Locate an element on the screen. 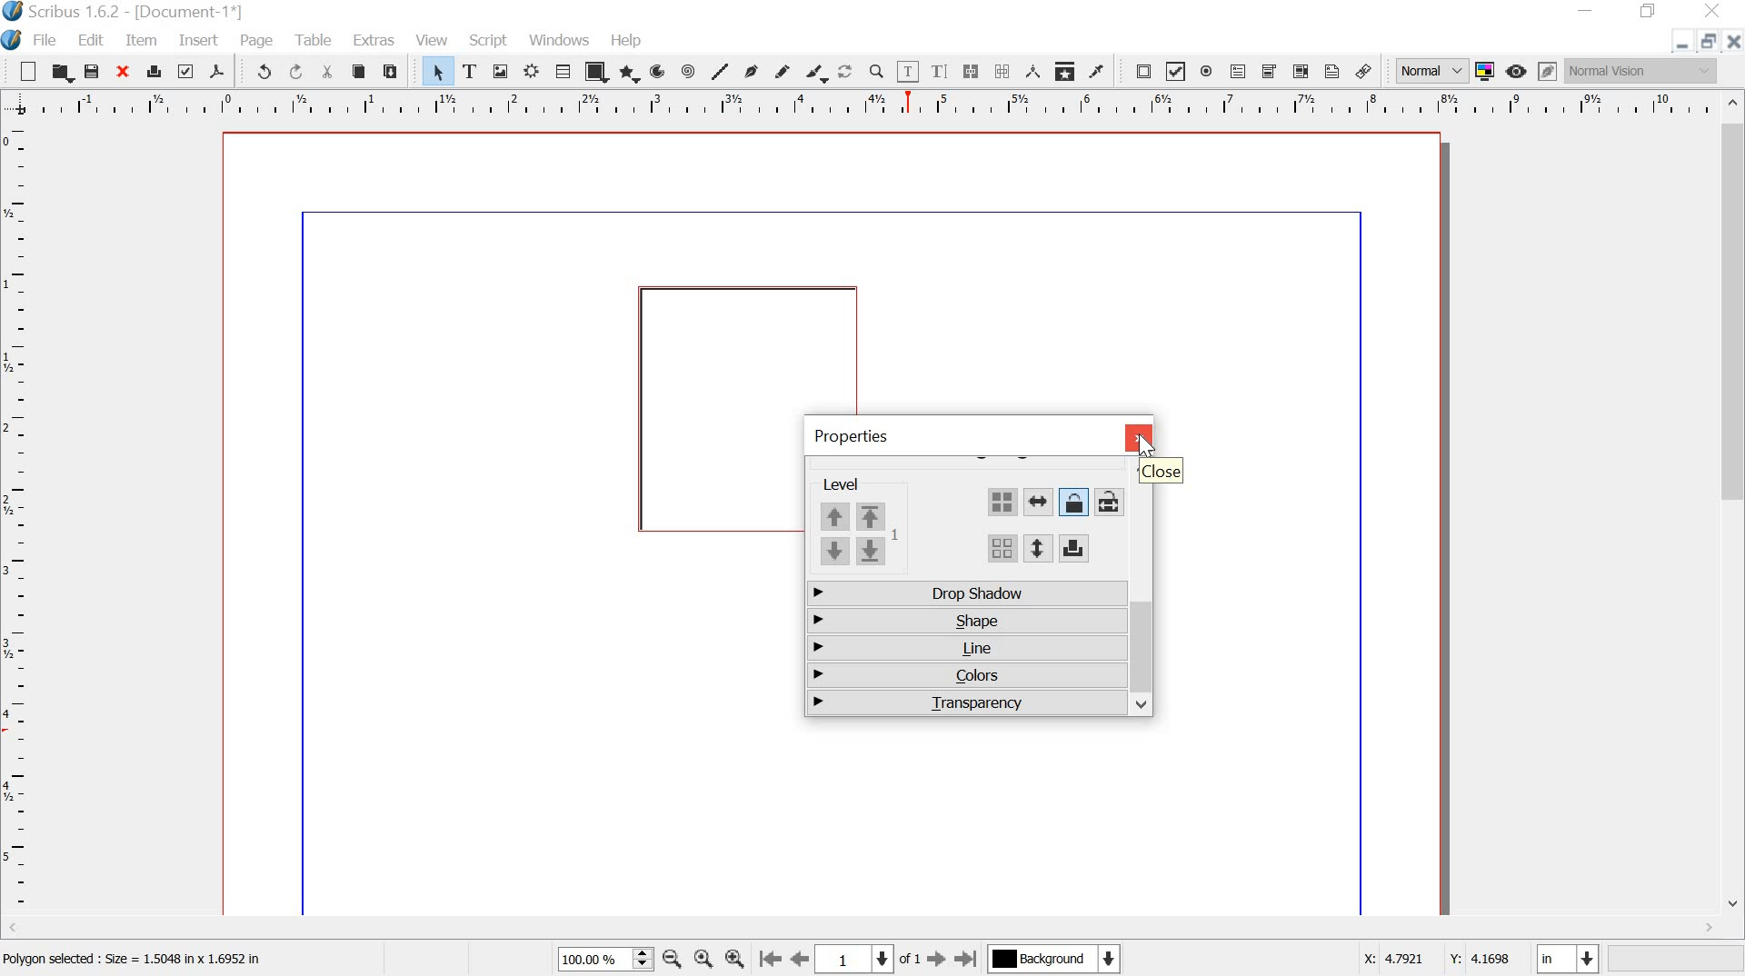  copy is located at coordinates (359, 72).